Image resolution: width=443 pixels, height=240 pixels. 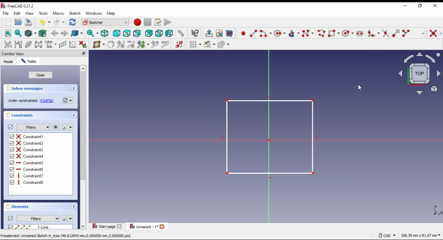 What do you see at coordinates (29, 61) in the screenshot?
I see `tasks` at bounding box center [29, 61].